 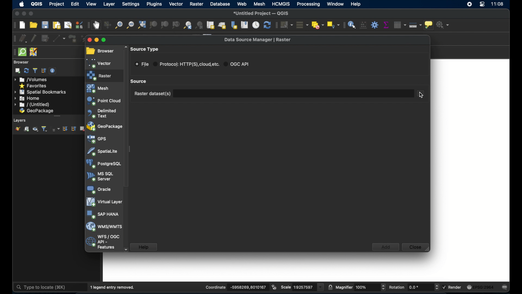 What do you see at coordinates (482, 5) in the screenshot?
I see `control center` at bounding box center [482, 5].